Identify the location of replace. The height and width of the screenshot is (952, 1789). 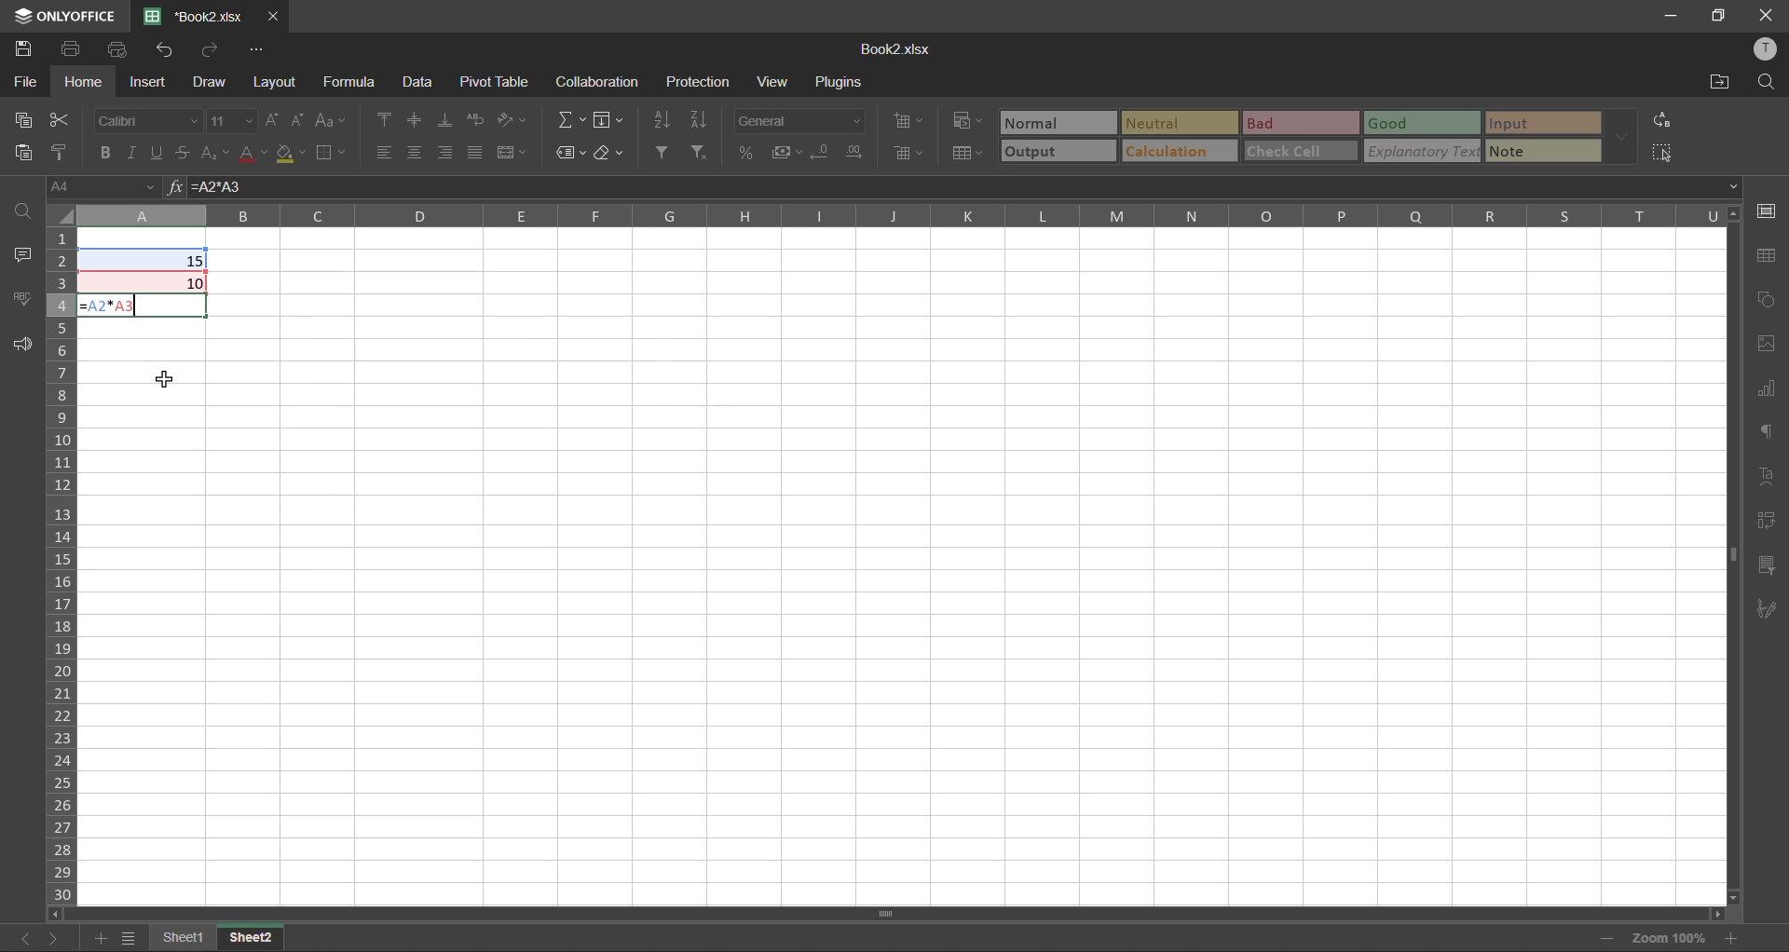
(1662, 119).